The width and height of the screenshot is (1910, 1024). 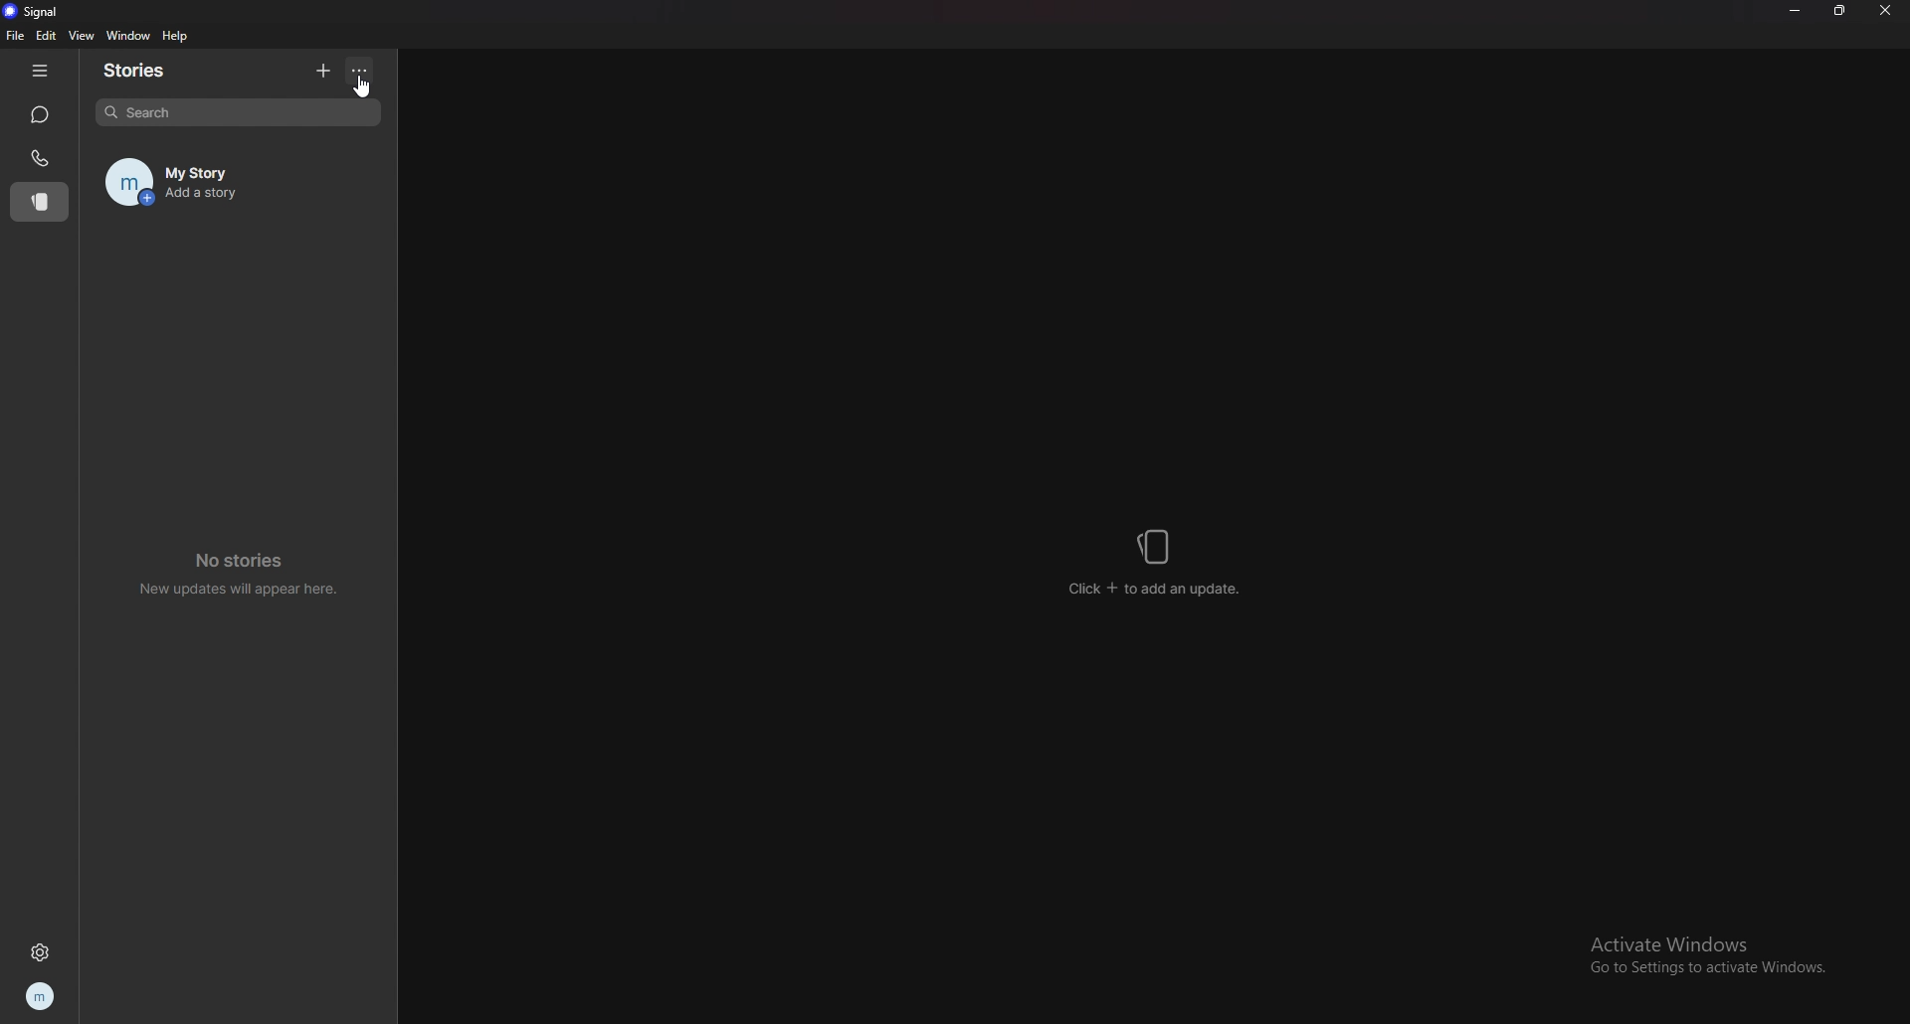 I want to click on chats, so click(x=41, y=115).